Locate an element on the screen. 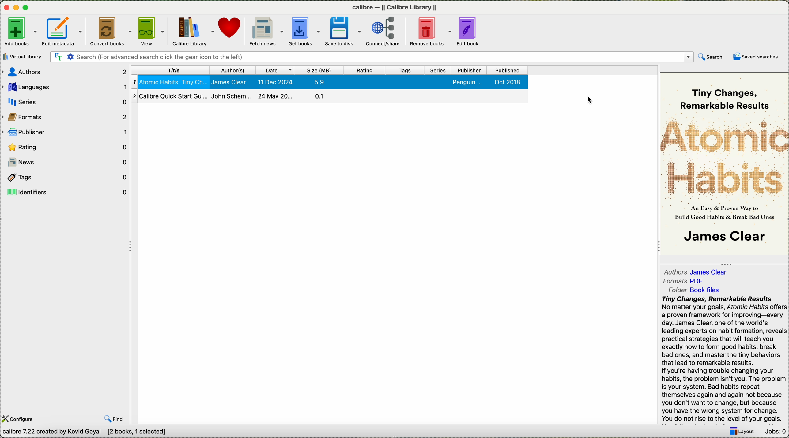  search is located at coordinates (711, 57).